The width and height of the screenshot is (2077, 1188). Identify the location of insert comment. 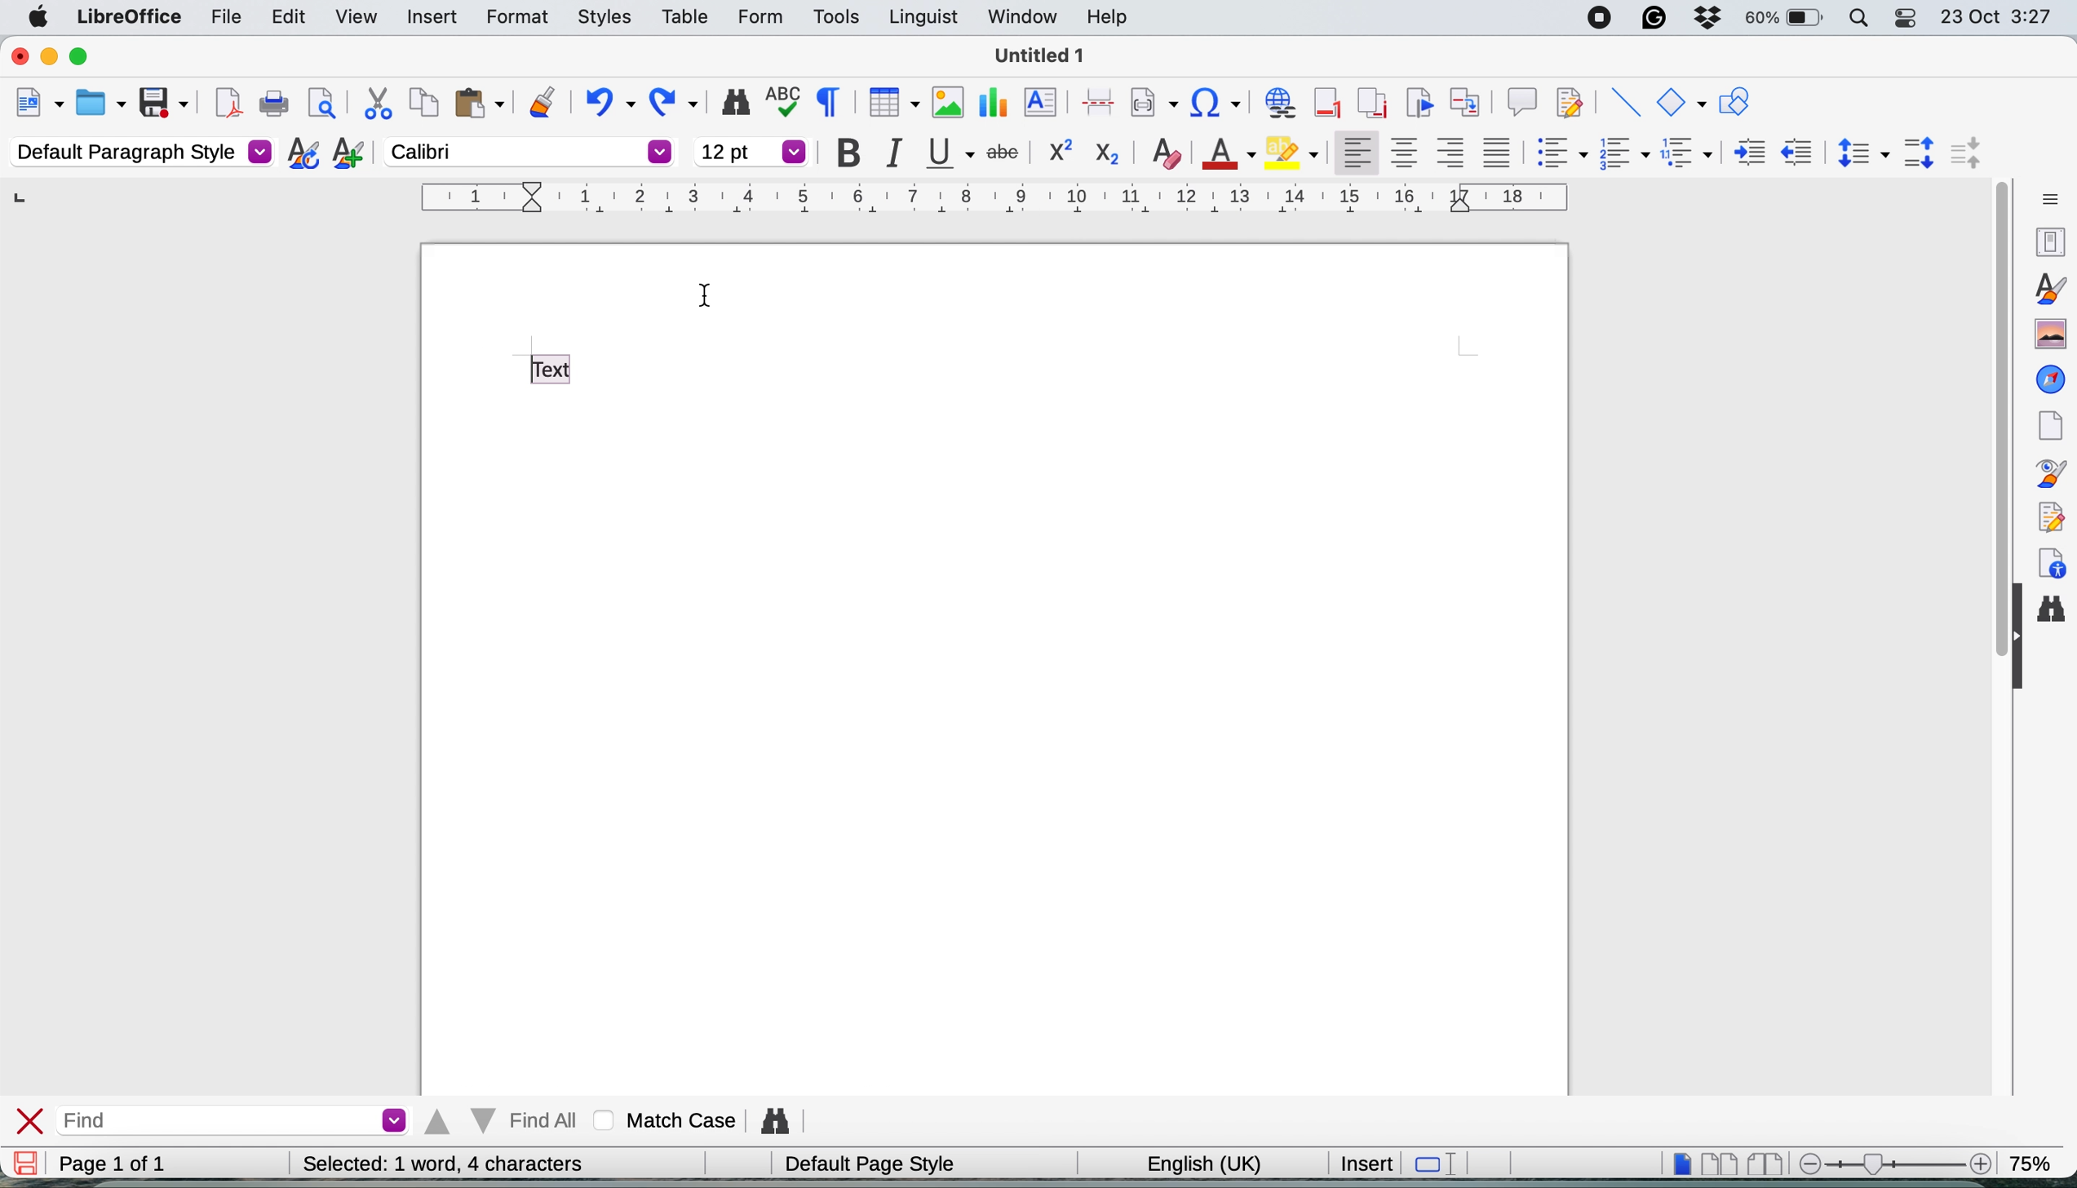
(1521, 103).